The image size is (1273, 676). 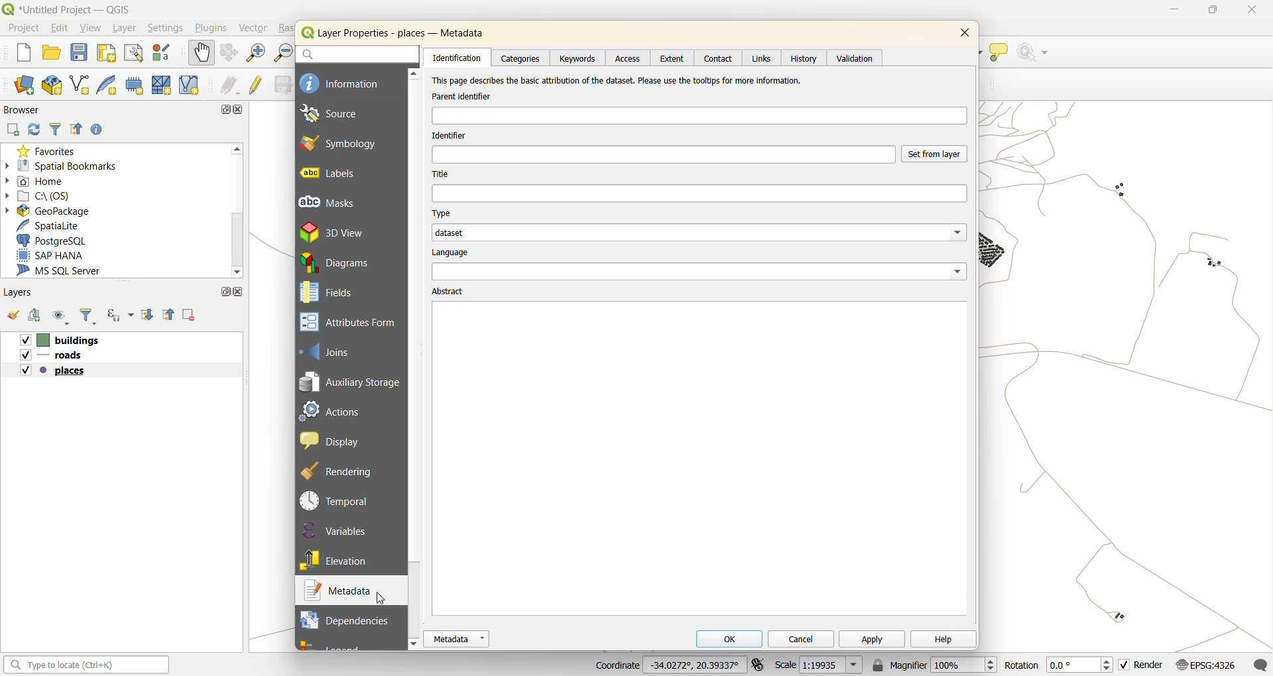 I want to click on status bar, so click(x=84, y=664).